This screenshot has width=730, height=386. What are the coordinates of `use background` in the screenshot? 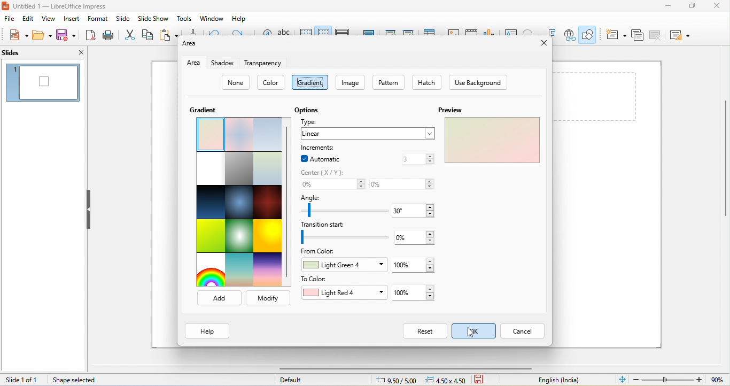 It's located at (479, 83).